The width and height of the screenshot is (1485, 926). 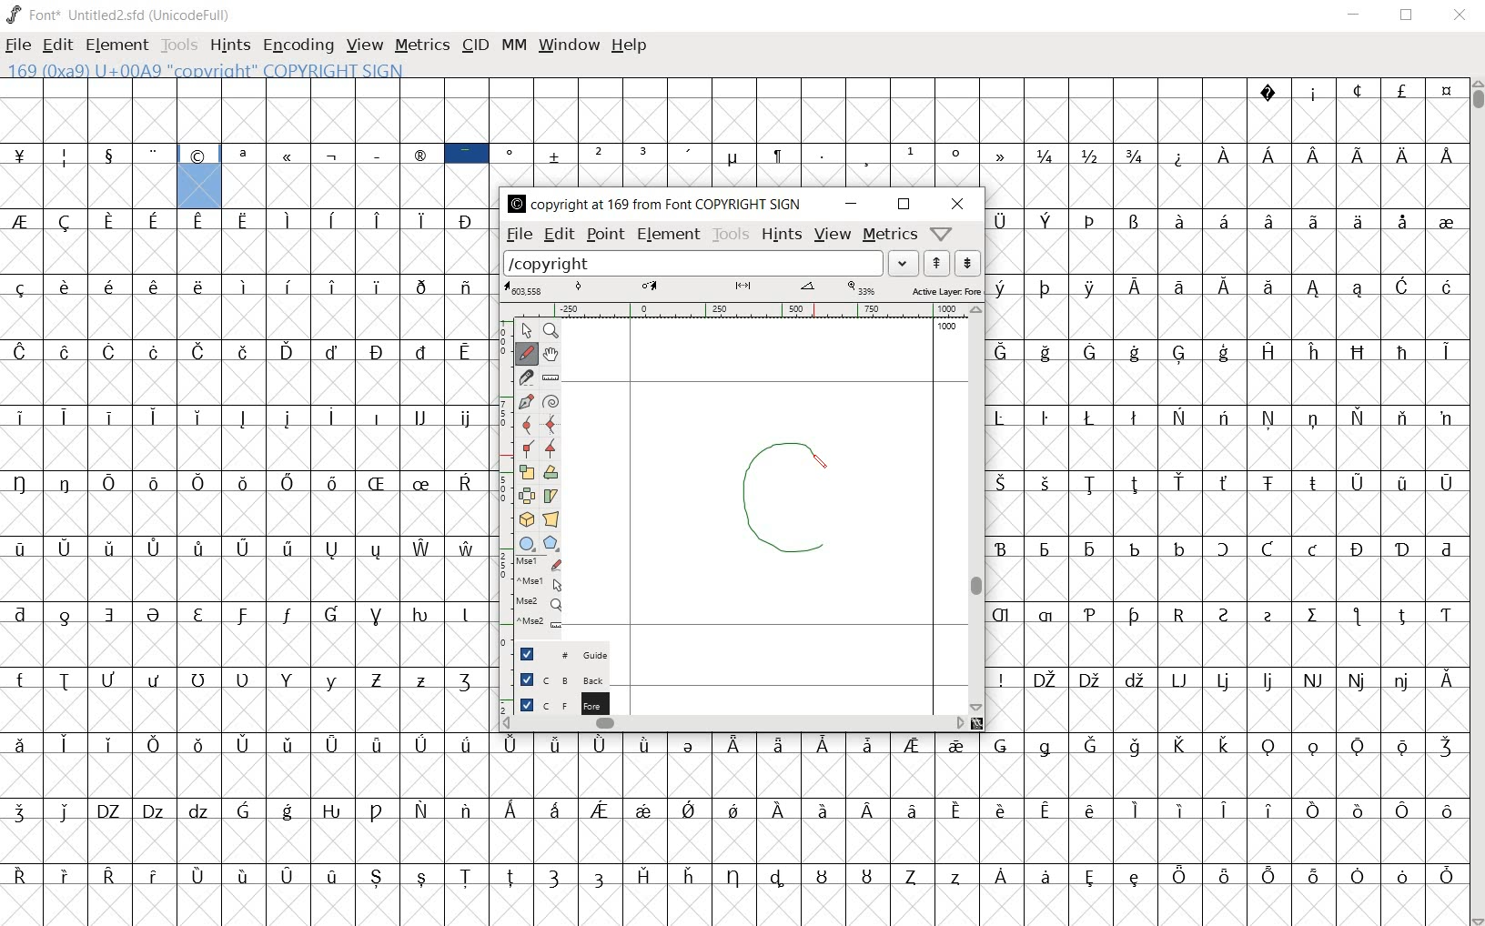 I want to click on POINTER, so click(x=526, y=329).